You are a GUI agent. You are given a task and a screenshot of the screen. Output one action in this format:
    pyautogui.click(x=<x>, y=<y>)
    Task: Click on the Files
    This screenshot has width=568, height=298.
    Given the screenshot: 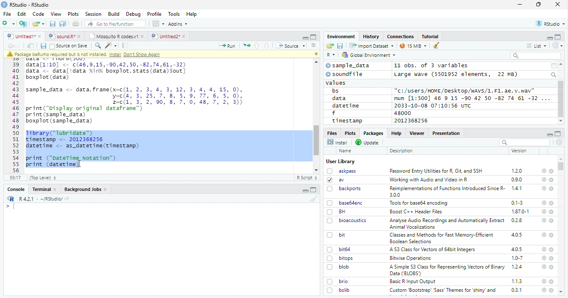 What is the action you would take?
    pyautogui.click(x=333, y=132)
    